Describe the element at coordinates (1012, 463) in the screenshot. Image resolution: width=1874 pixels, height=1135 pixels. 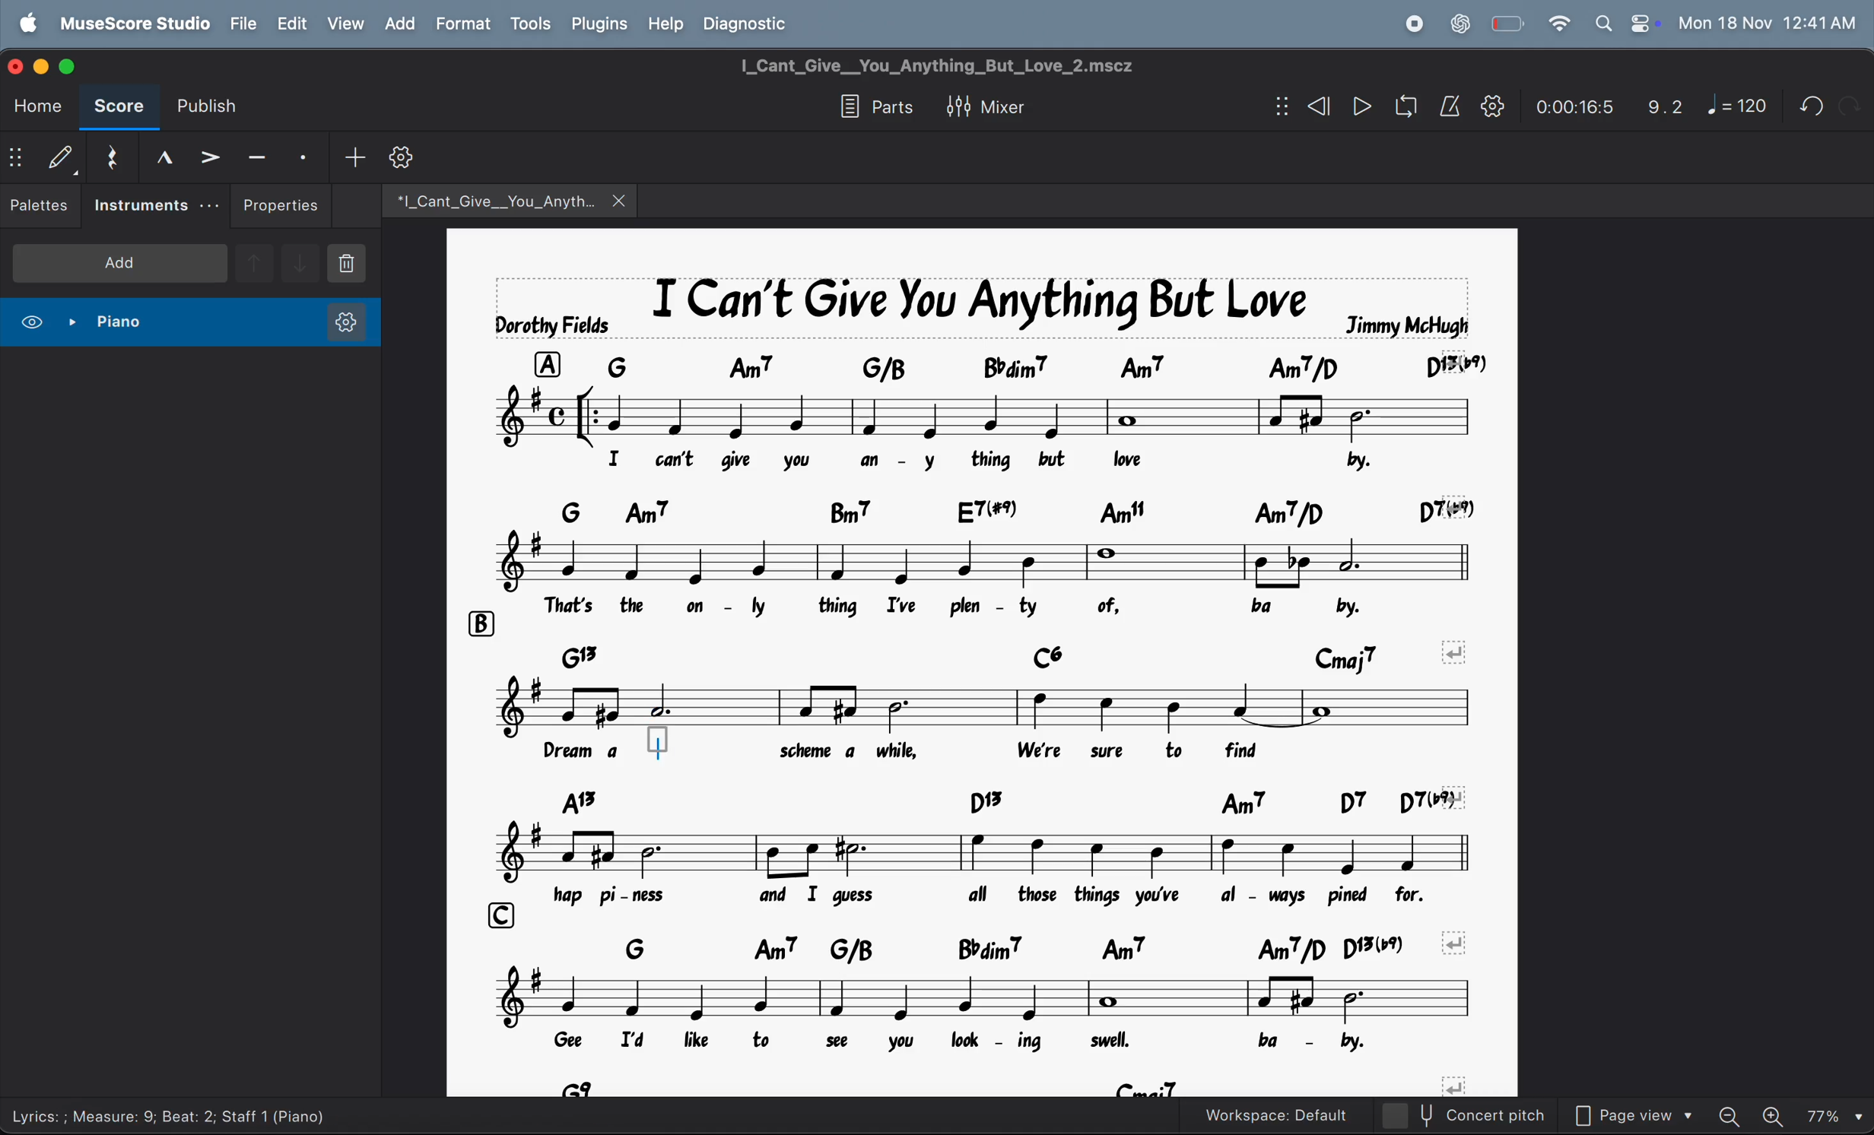
I see `lyrics` at that location.